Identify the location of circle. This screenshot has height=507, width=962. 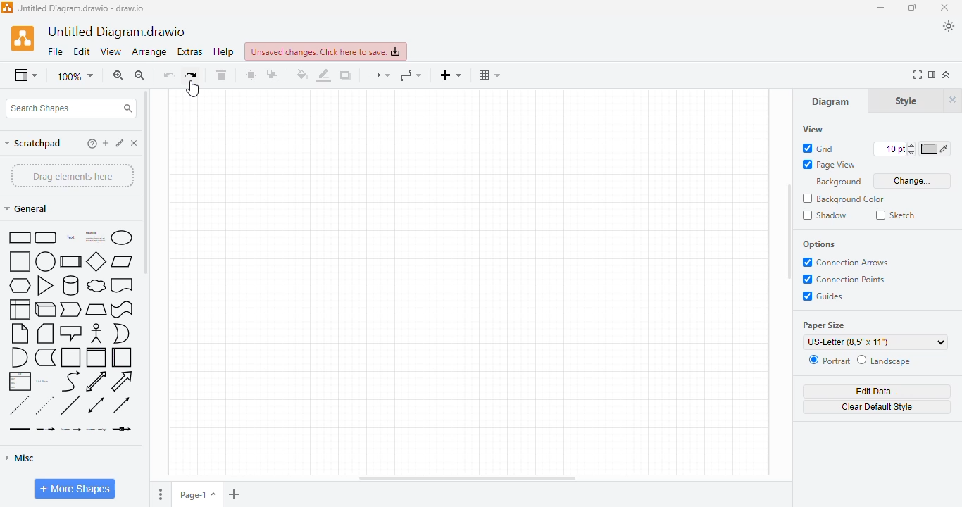
(45, 261).